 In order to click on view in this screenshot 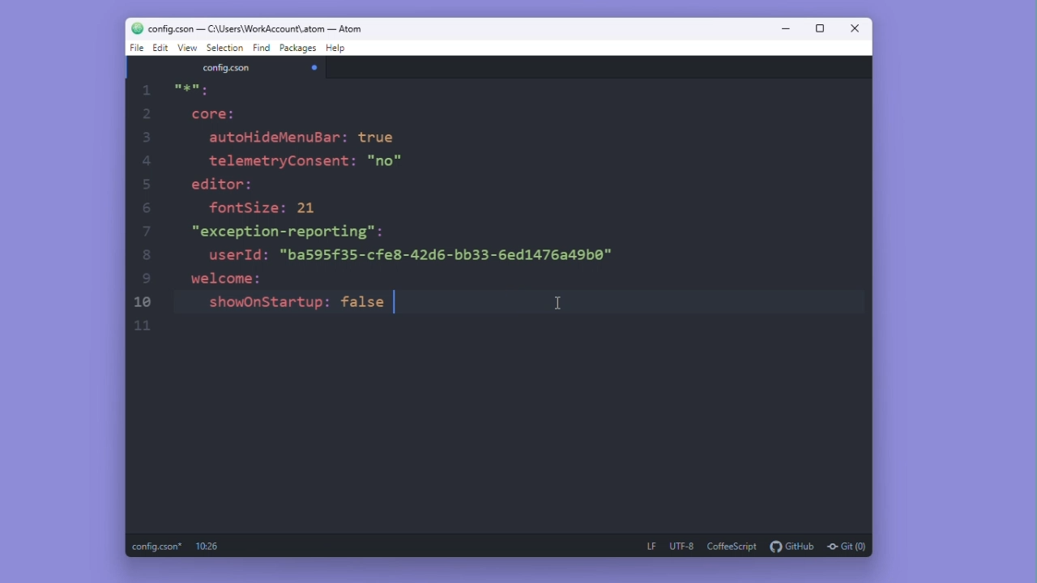, I will do `click(189, 48)`.